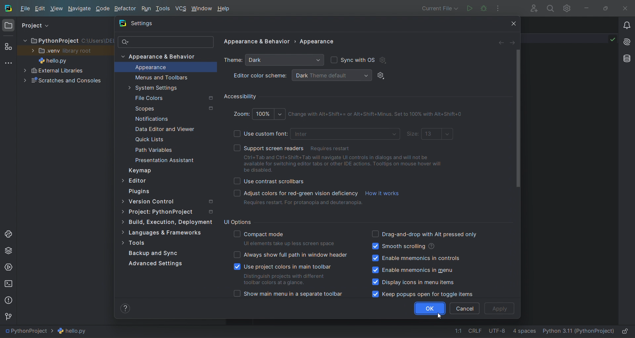 The image size is (635, 338). I want to click on view Library root, so click(68, 50).